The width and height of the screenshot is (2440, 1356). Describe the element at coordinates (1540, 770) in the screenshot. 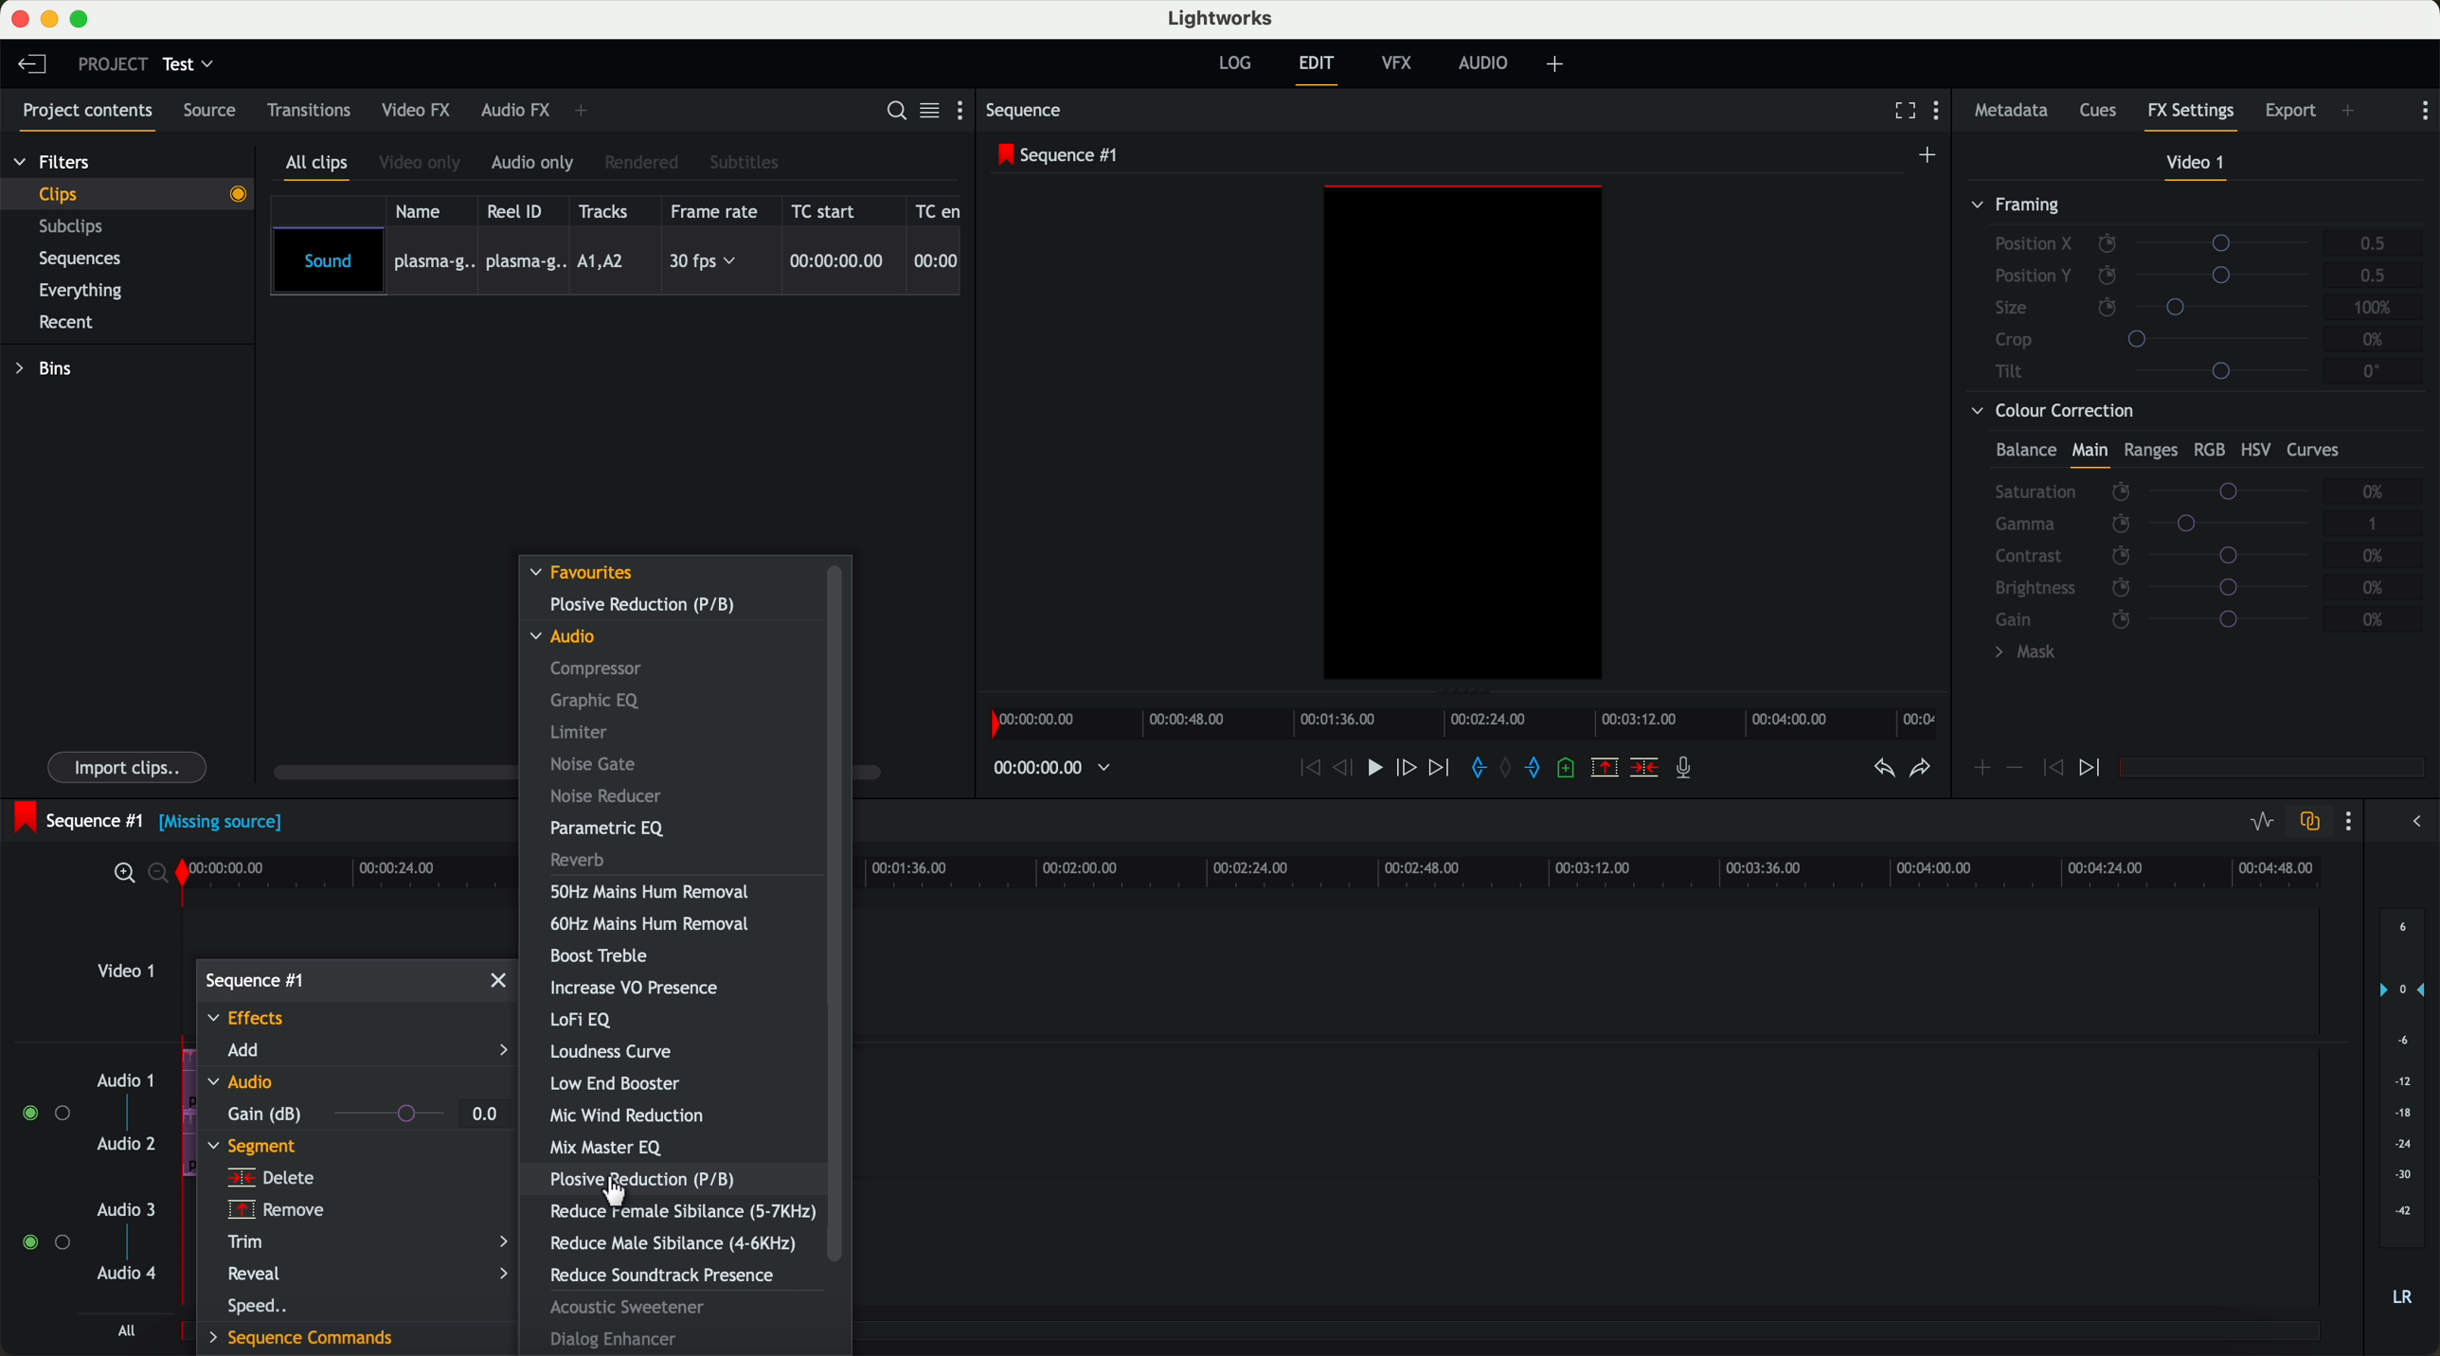

I see `add out mark` at that location.